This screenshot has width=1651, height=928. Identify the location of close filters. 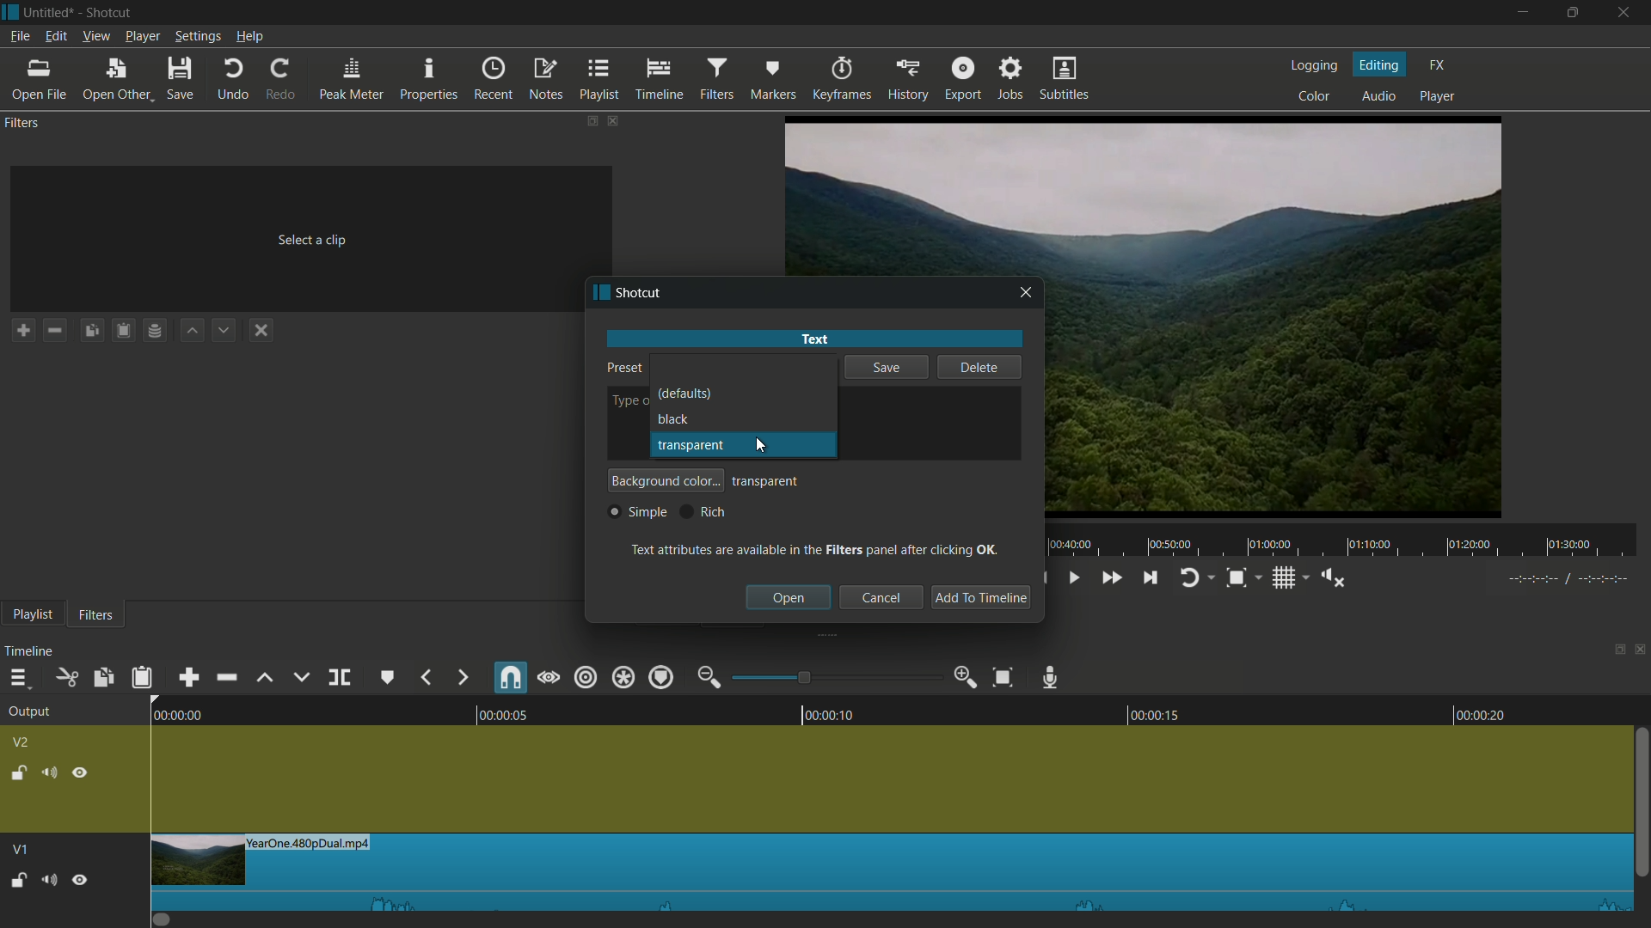
(616, 120).